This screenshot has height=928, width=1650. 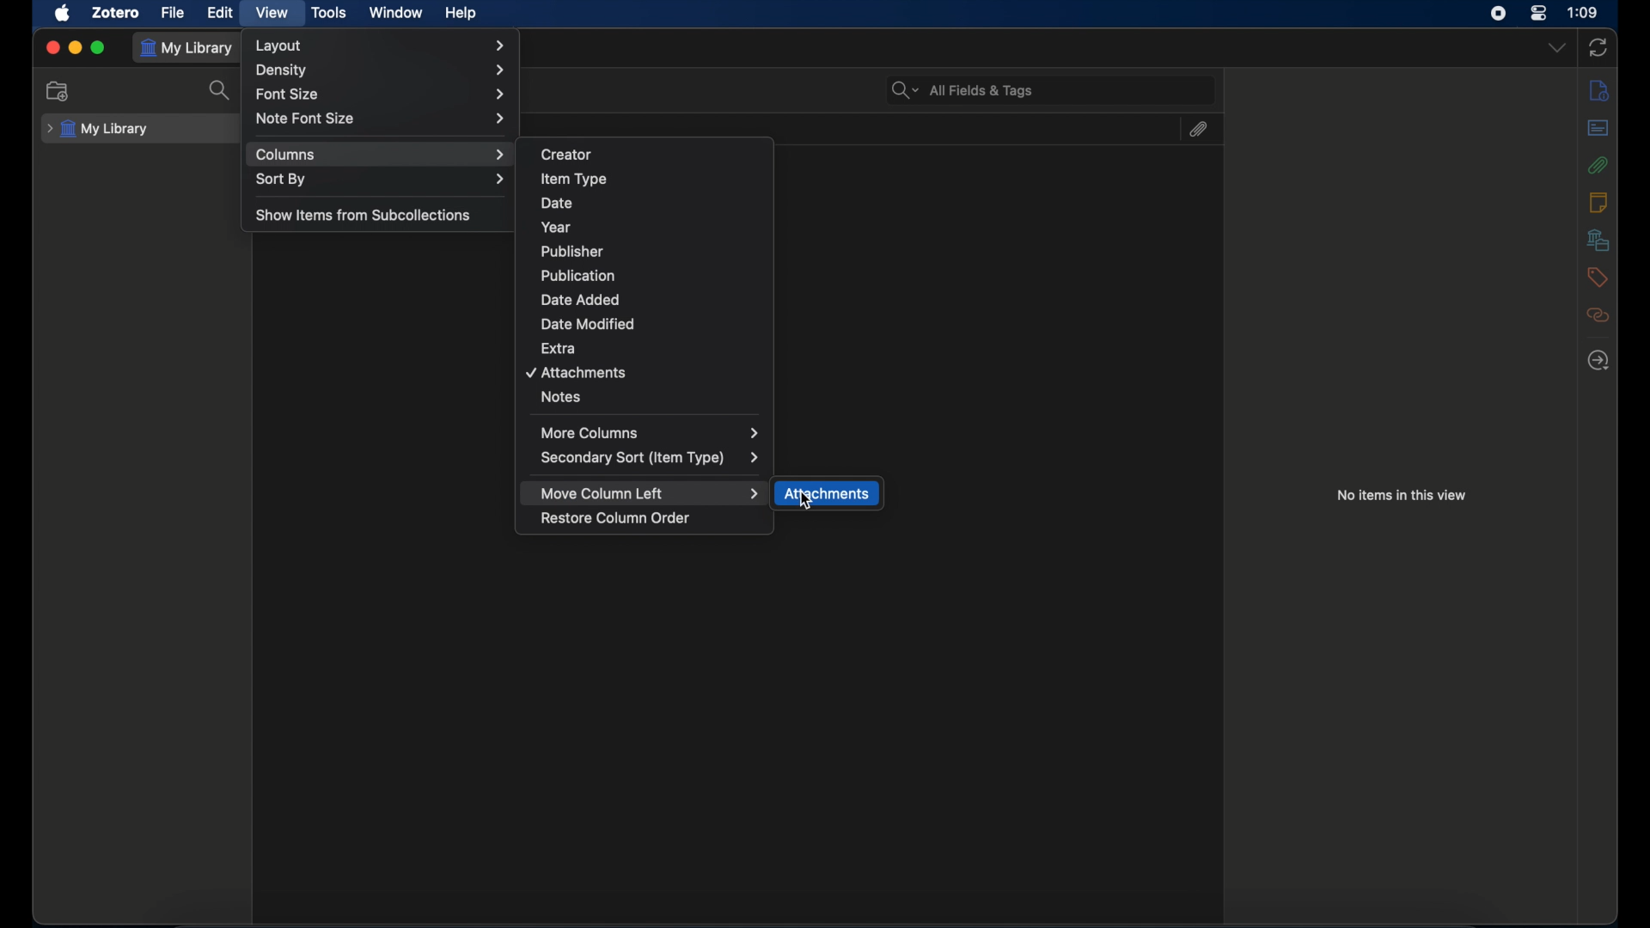 I want to click on view, so click(x=270, y=12).